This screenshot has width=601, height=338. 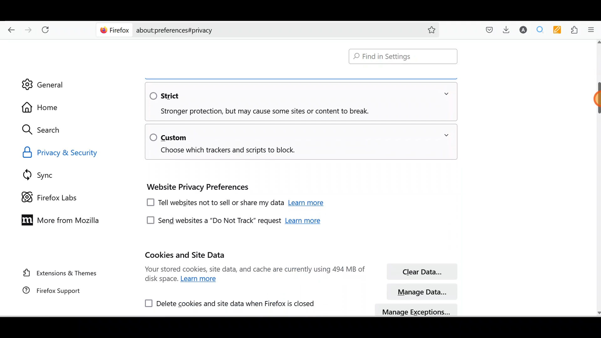 I want to click on Privacy & Security, so click(x=66, y=153).